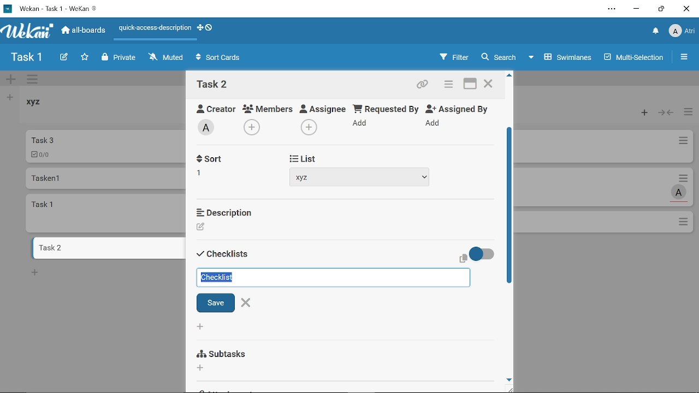  I want to click on Card named "Tasken 1", so click(105, 178).